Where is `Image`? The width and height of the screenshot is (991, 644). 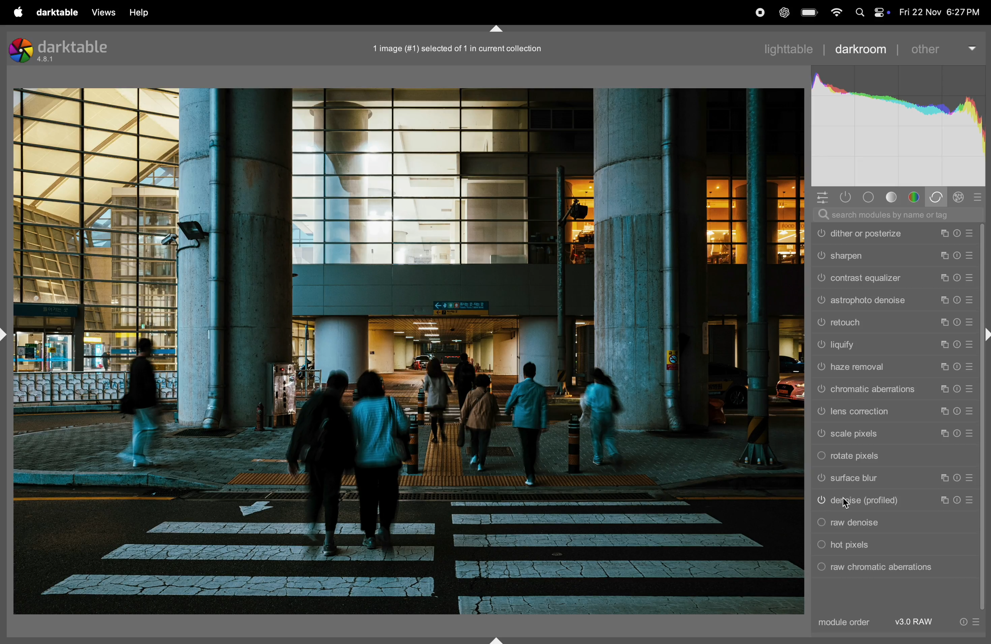
Image is located at coordinates (409, 351).